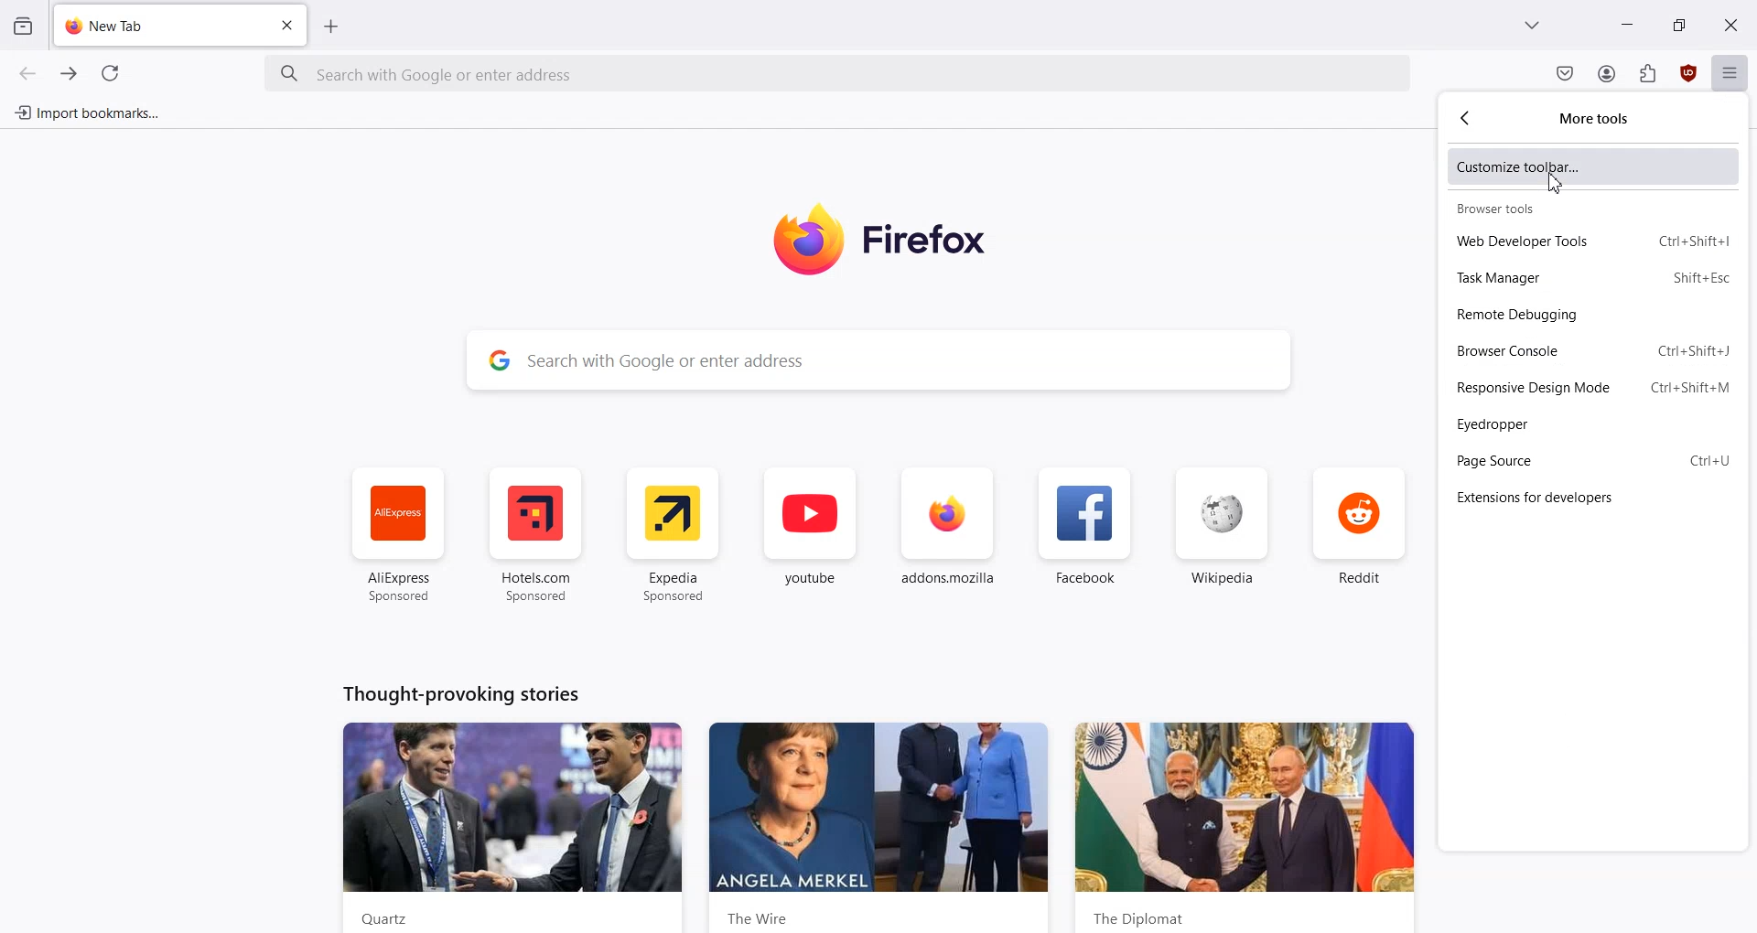 Image resolution: width=1757 pixels, height=933 pixels. I want to click on Shortcut key, so click(1709, 460).